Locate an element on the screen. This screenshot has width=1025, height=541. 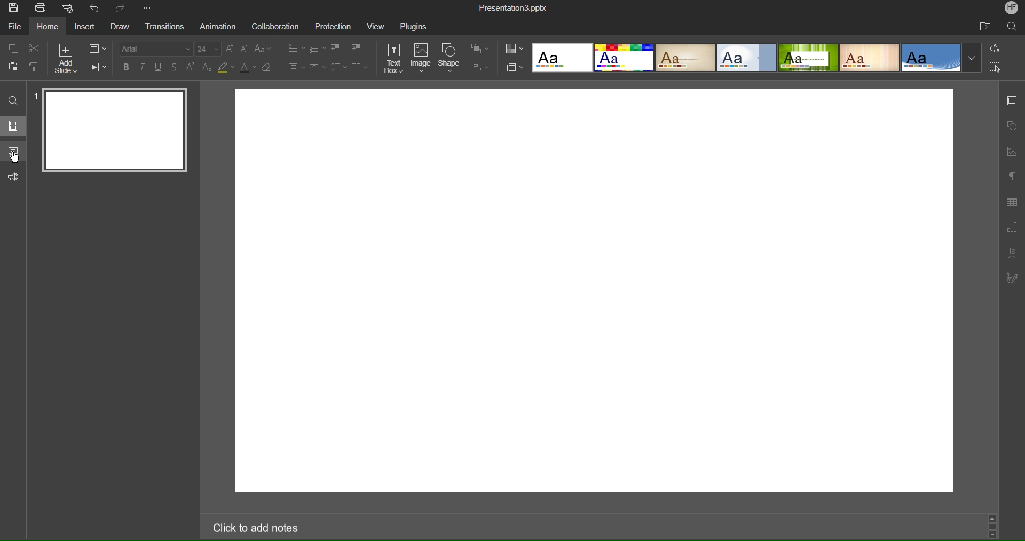
home is located at coordinates (49, 28).